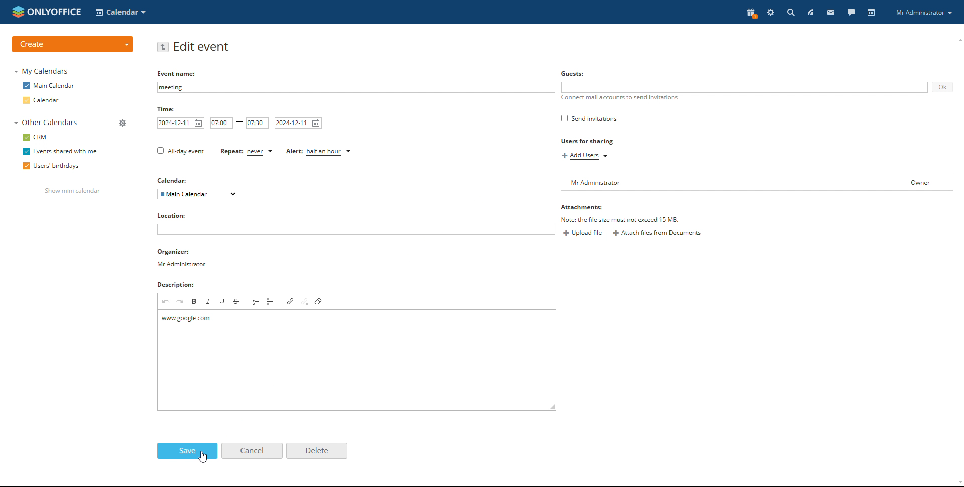 Image resolution: width=964 pixels, height=487 pixels. I want to click on cursor, so click(202, 458).